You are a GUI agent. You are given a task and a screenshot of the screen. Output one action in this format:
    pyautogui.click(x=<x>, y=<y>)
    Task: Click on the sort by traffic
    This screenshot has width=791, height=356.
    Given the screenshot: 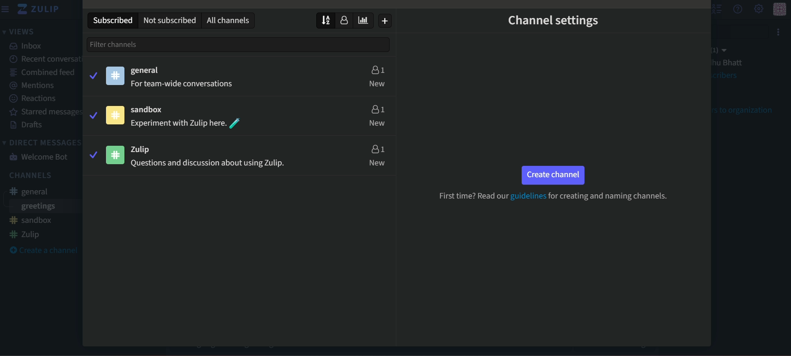 What is the action you would take?
    pyautogui.click(x=363, y=20)
    